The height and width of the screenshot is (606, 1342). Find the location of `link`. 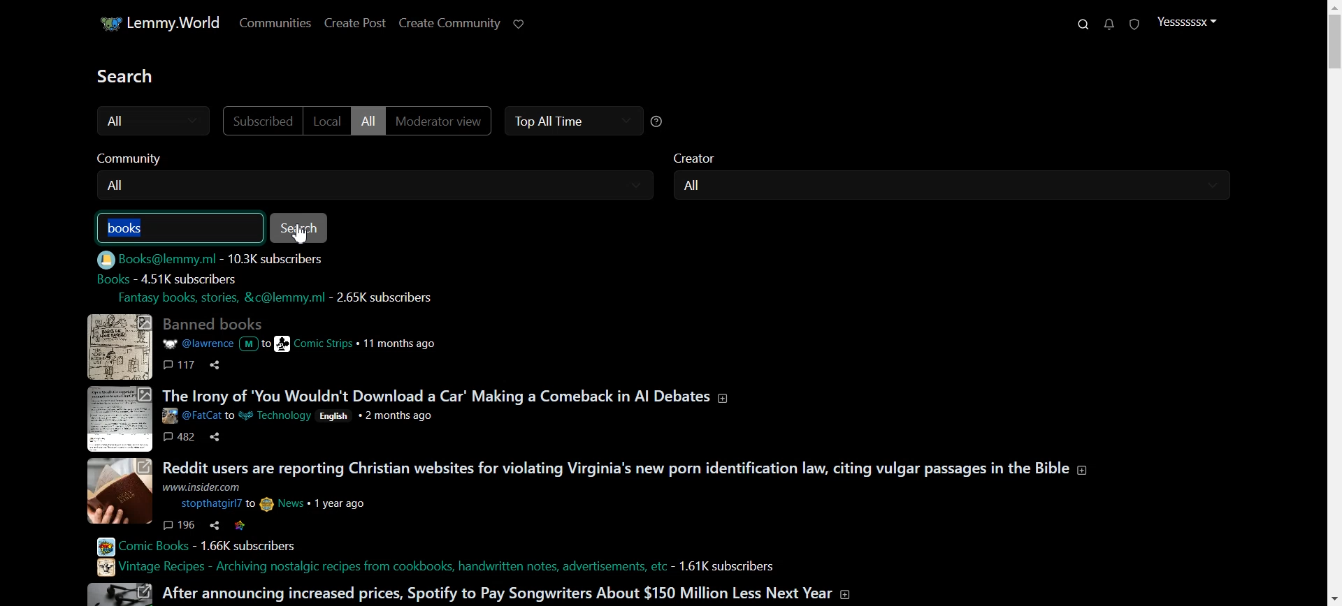

link is located at coordinates (110, 278).